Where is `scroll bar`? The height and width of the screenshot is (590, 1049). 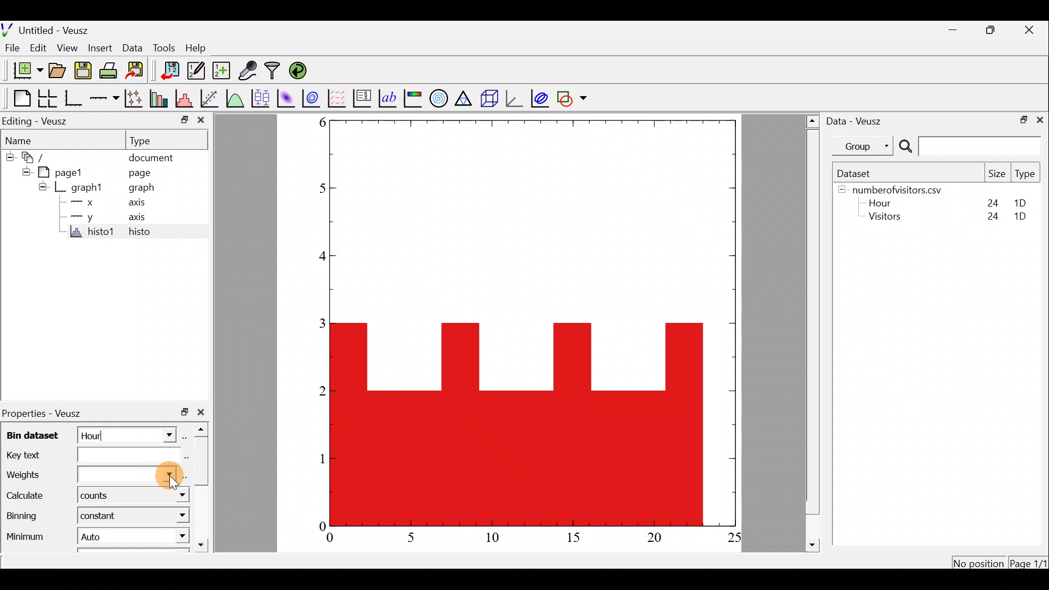 scroll bar is located at coordinates (203, 489).